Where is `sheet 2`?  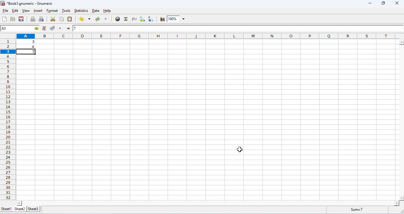
sheet 2 is located at coordinates (20, 209).